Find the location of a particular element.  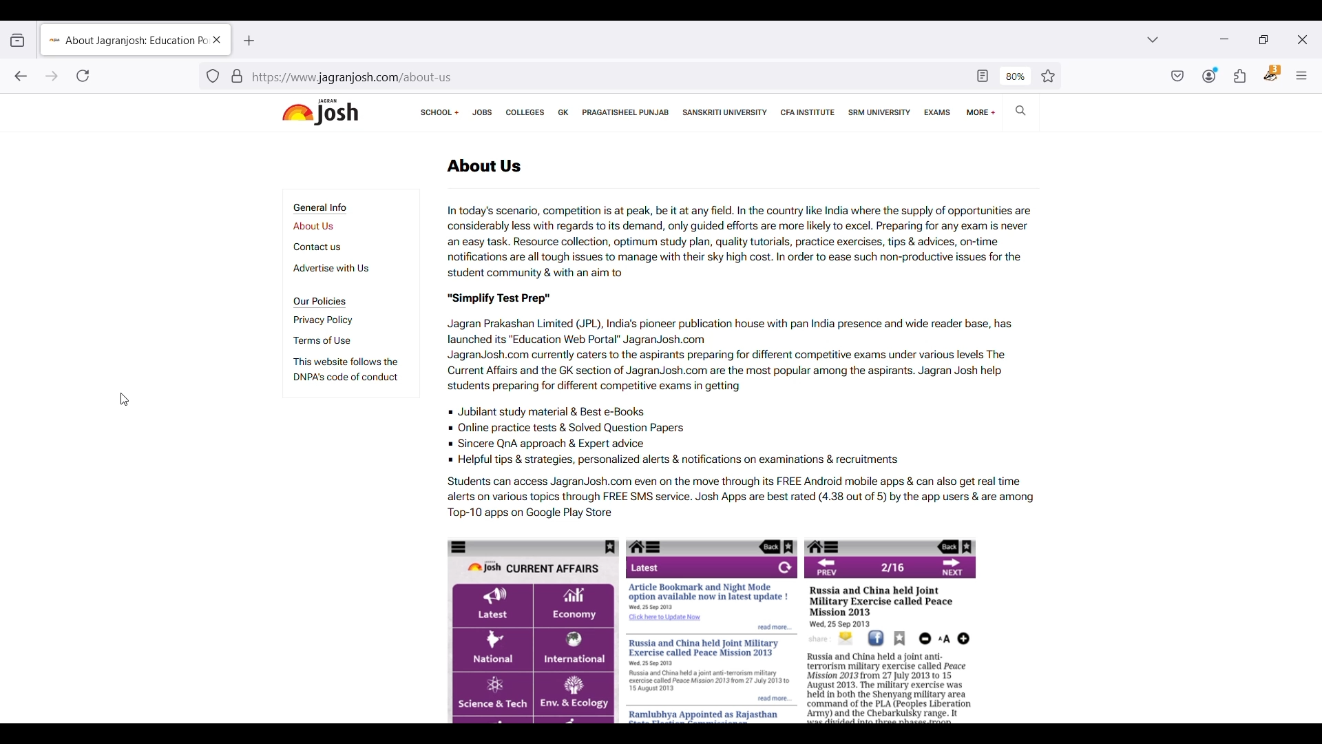

Section title - General Info is located at coordinates (319, 207).